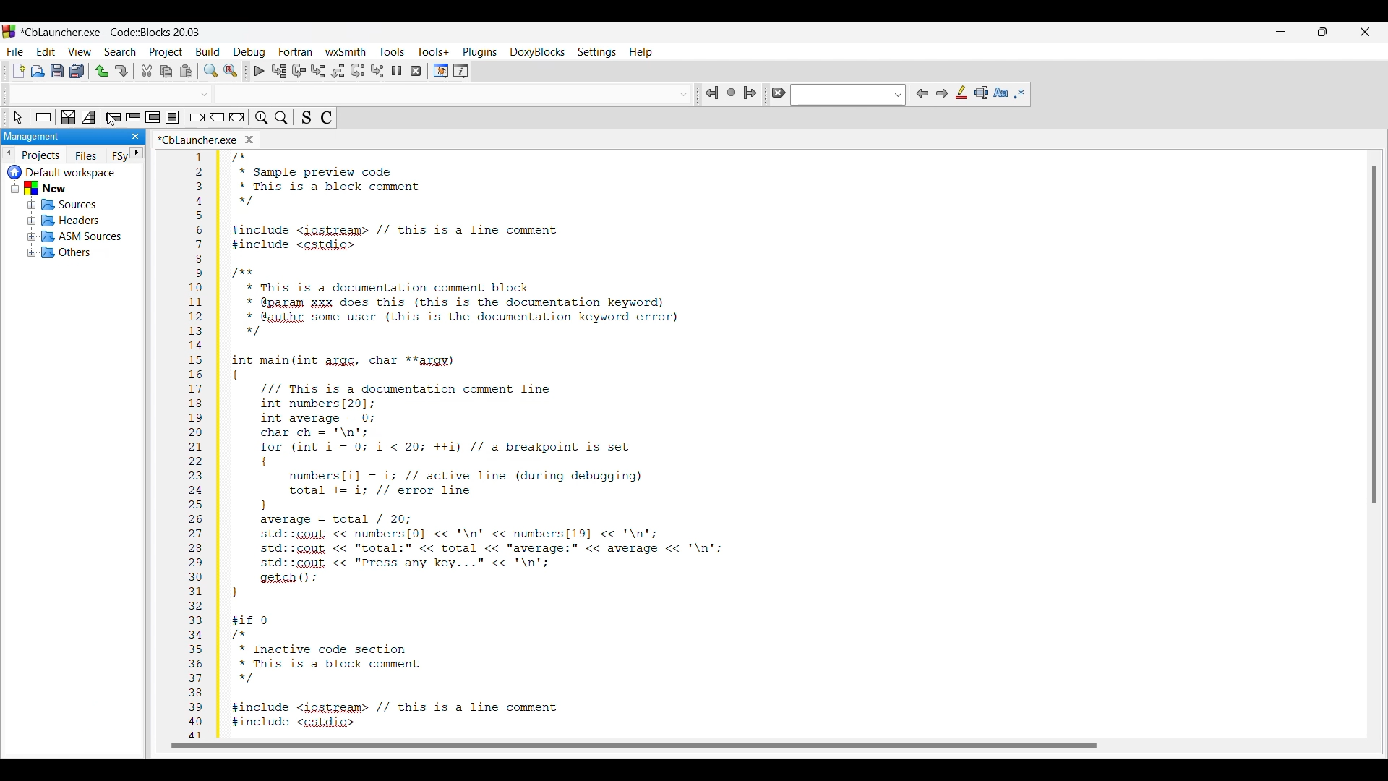  I want to click on Counting loop, so click(153, 117).